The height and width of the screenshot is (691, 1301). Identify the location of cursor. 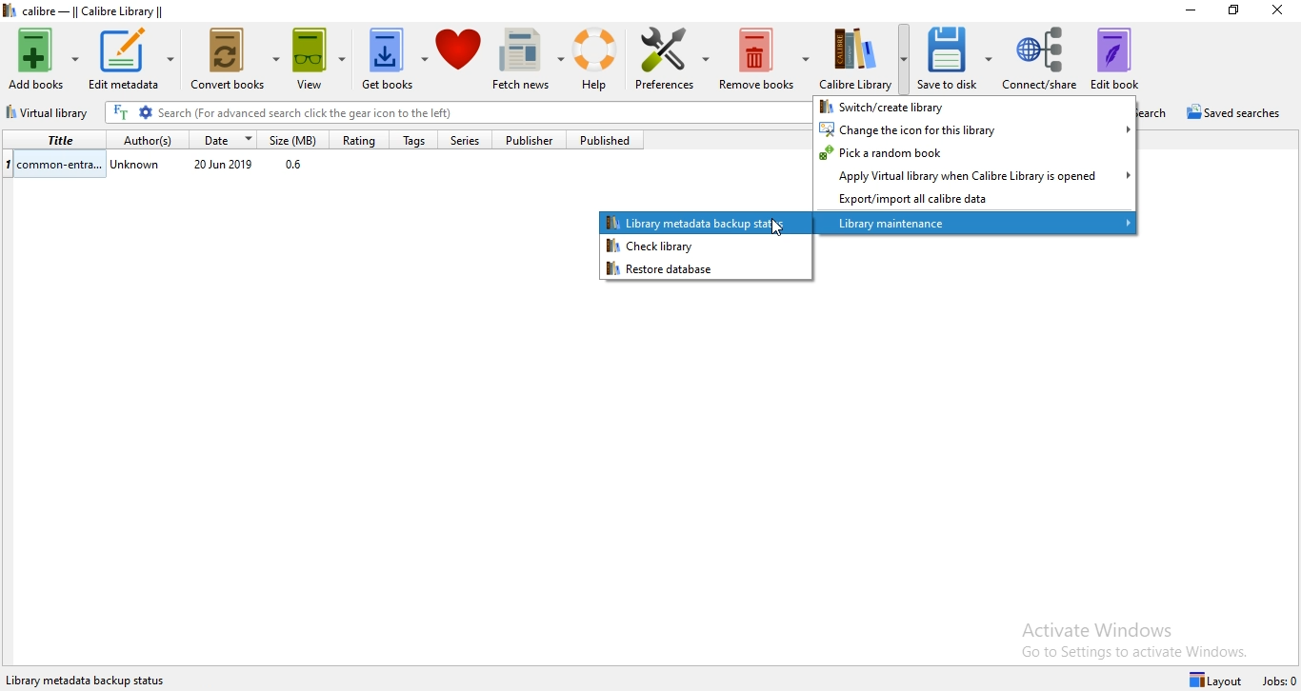
(777, 227).